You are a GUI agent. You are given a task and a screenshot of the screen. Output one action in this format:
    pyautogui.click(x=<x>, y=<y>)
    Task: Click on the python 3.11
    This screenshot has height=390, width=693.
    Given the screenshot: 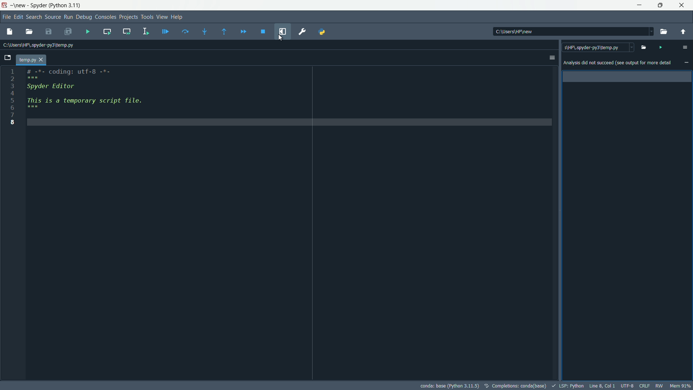 What is the action you would take?
    pyautogui.click(x=66, y=6)
    